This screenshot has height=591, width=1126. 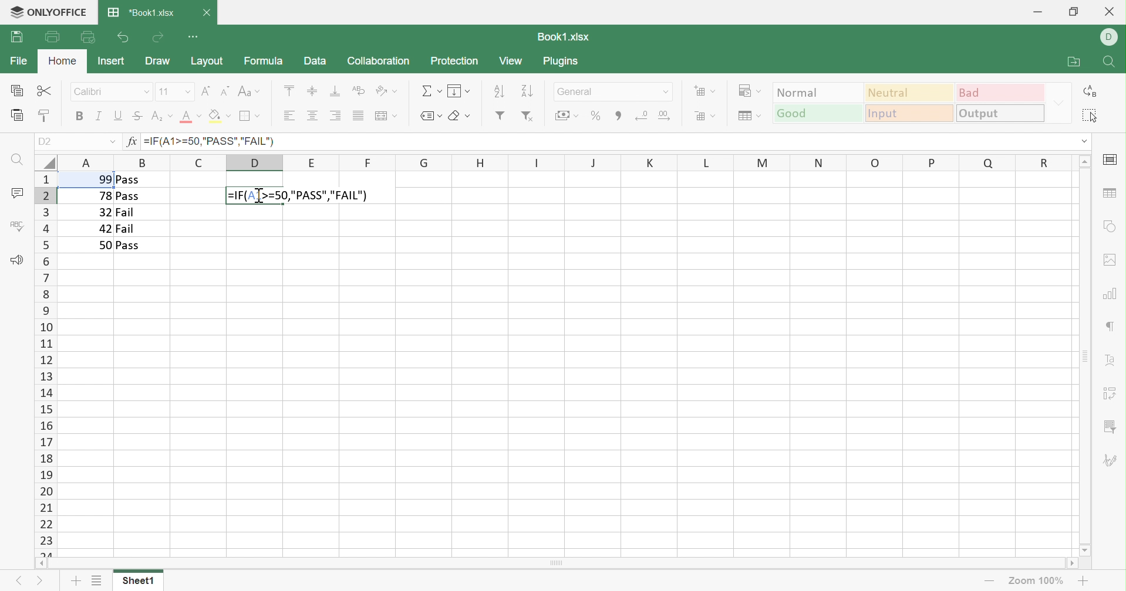 What do you see at coordinates (100, 116) in the screenshot?
I see `Italic` at bounding box center [100, 116].